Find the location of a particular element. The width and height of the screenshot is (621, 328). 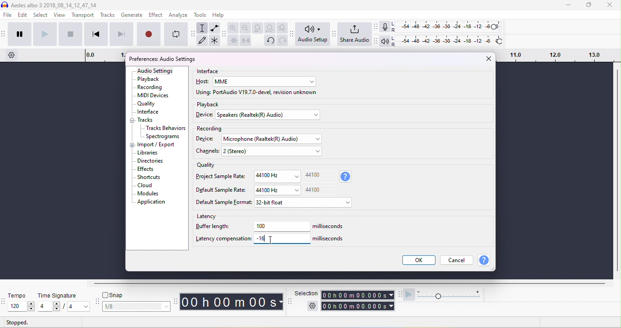

using port audio v19.7.0 is located at coordinates (257, 93).